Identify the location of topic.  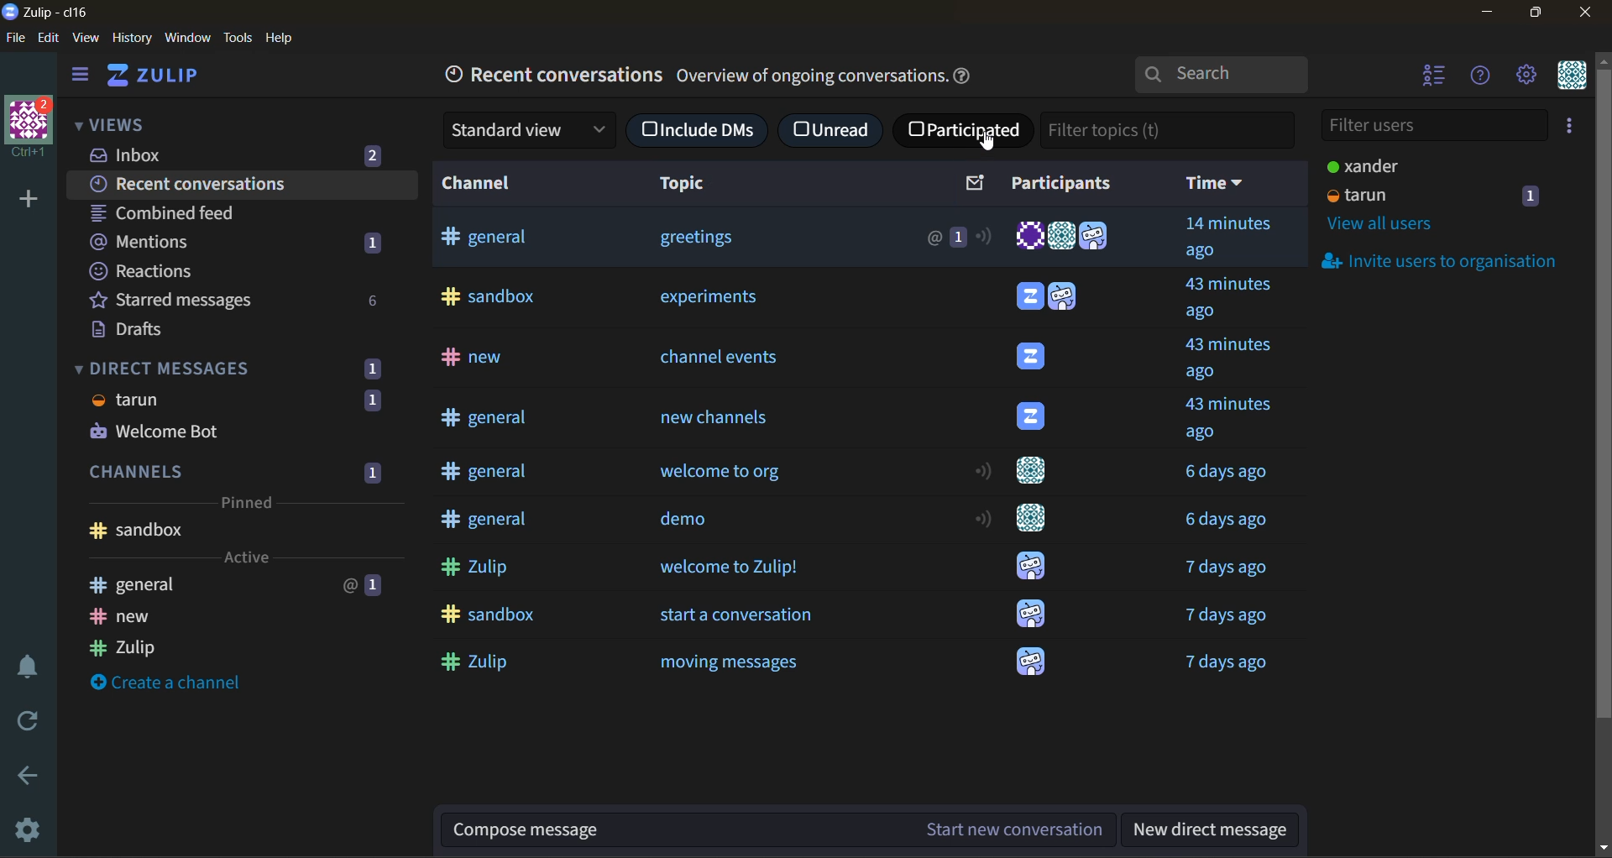
(685, 184).